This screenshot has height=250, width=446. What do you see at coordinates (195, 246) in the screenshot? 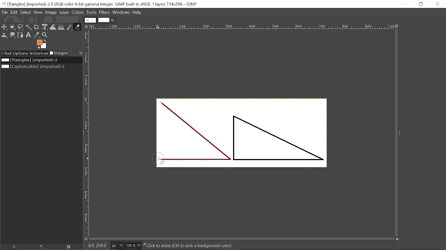
I see `click to erase (Ctrl to pick a background color)` at bounding box center [195, 246].